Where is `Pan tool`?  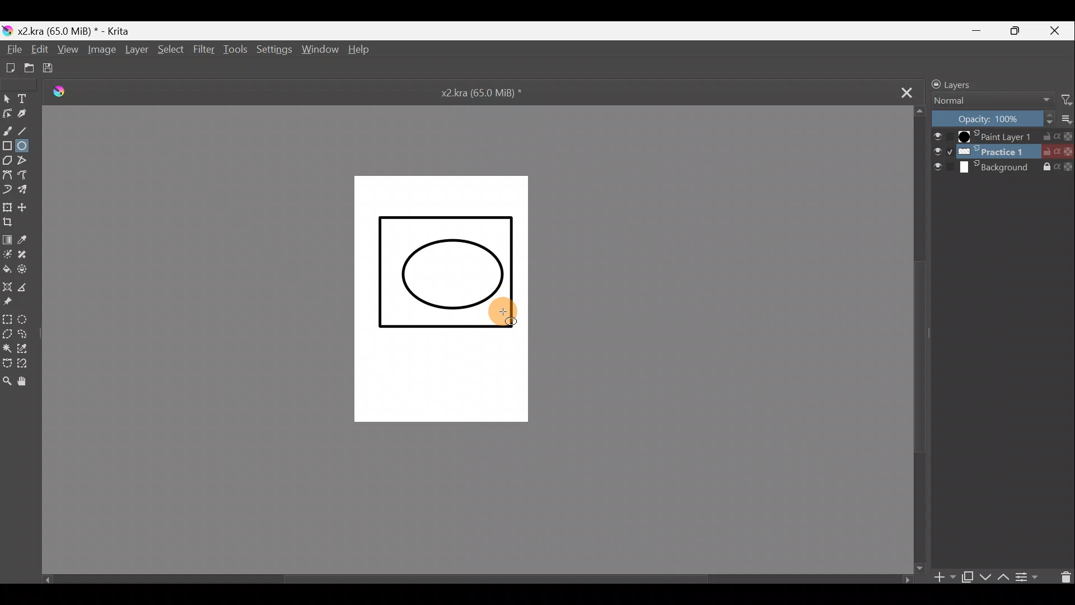 Pan tool is located at coordinates (29, 381).